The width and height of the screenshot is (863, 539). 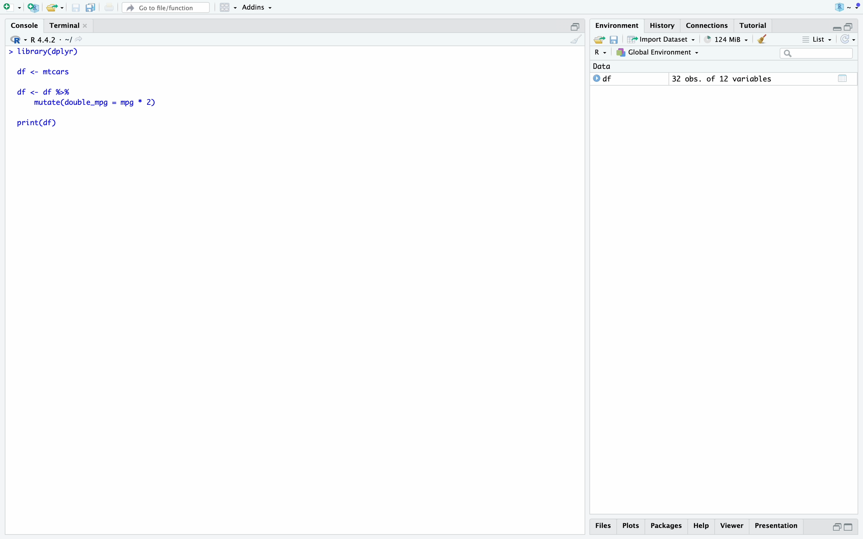 What do you see at coordinates (658, 52) in the screenshot?
I see `global enviornment` at bounding box center [658, 52].